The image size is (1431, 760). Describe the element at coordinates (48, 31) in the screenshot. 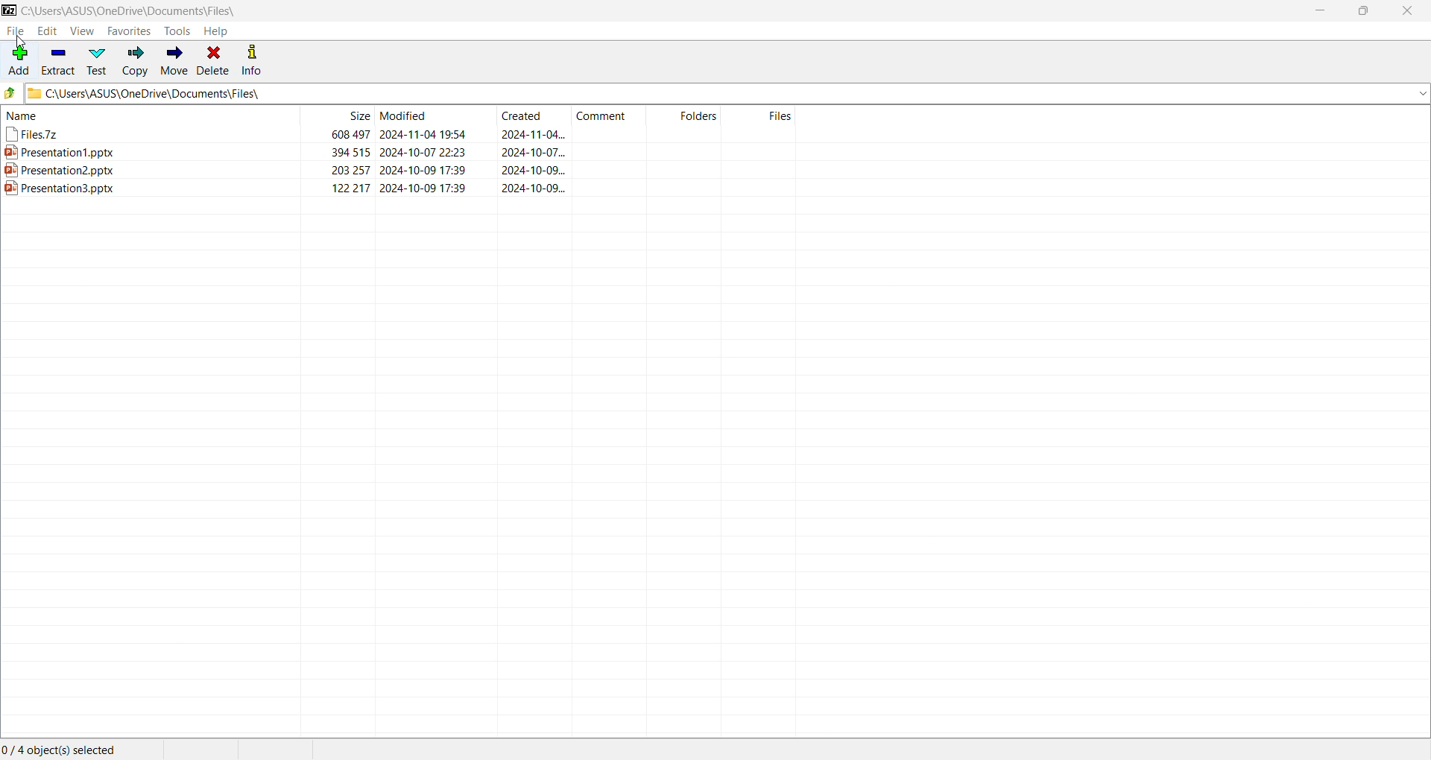

I see `Edit` at that location.